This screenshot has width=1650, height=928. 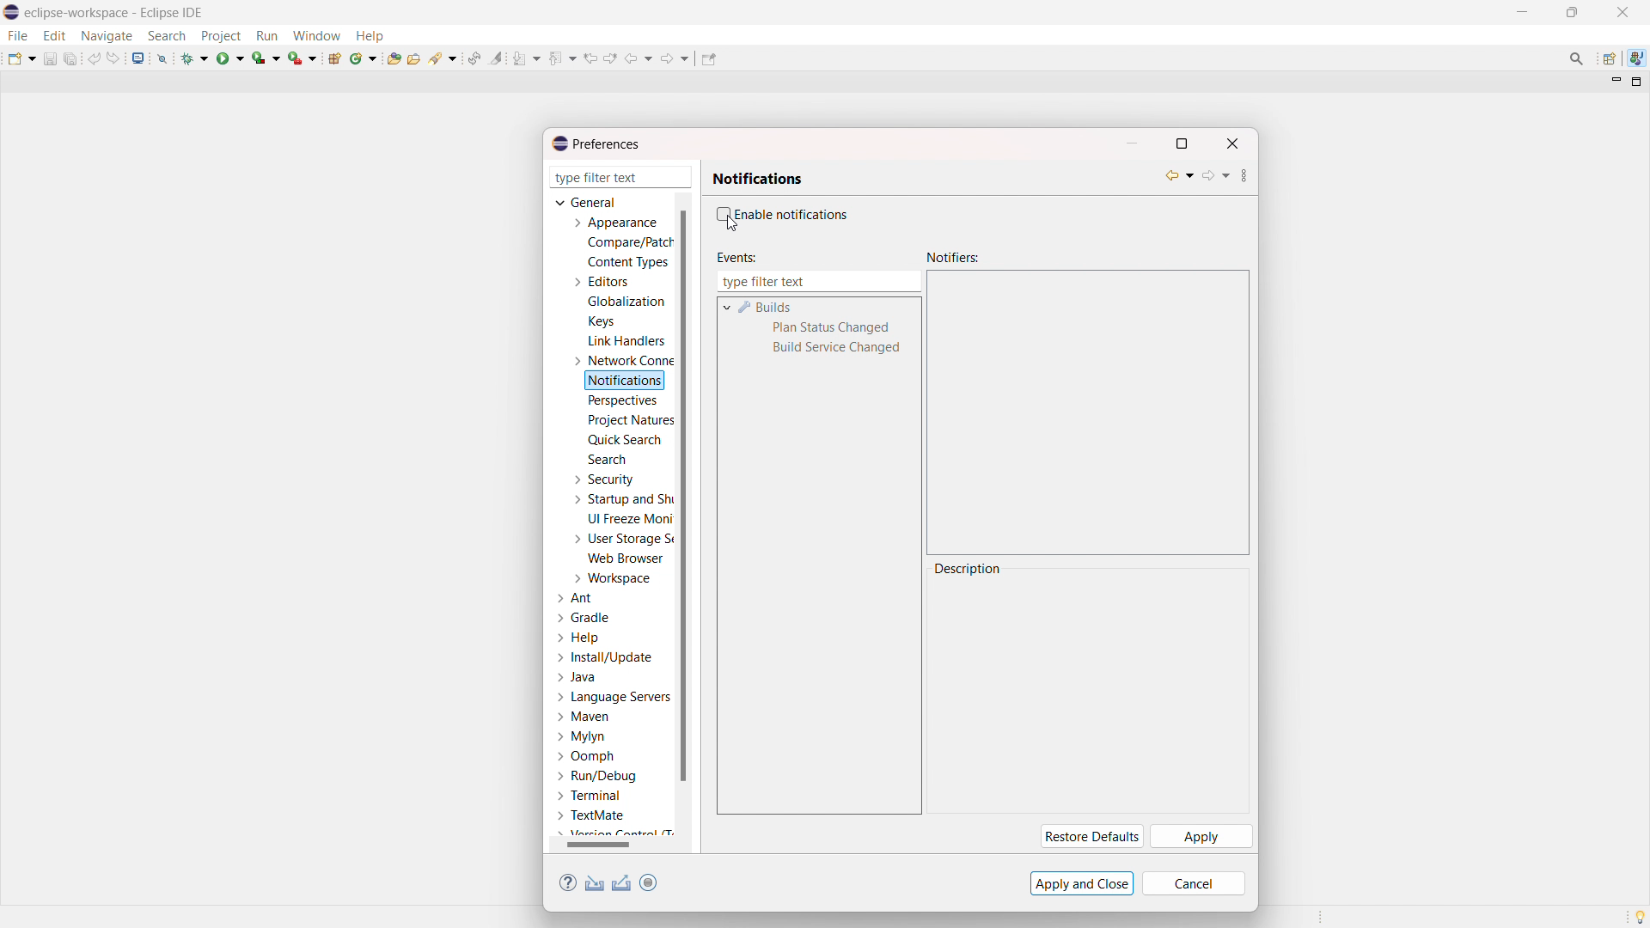 What do you see at coordinates (195, 58) in the screenshot?
I see `debug` at bounding box center [195, 58].